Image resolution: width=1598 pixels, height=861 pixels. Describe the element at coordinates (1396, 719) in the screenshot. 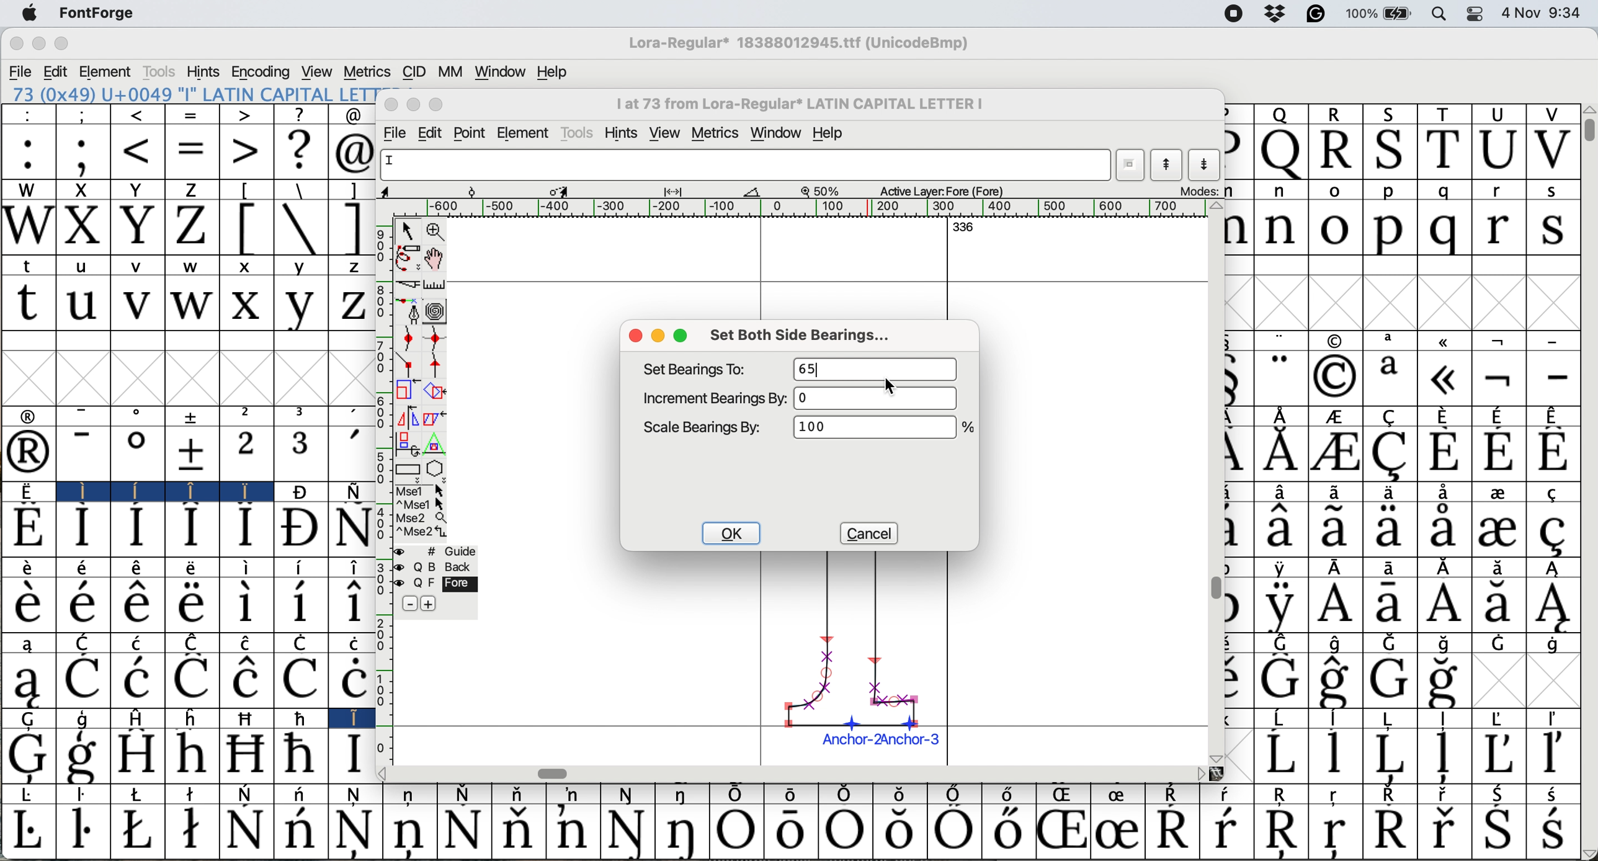

I see `Symbol` at that location.